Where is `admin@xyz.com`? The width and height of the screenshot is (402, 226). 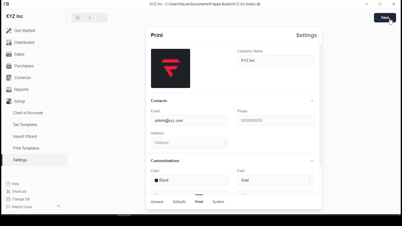
admin@xyz.com is located at coordinates (171, 121).